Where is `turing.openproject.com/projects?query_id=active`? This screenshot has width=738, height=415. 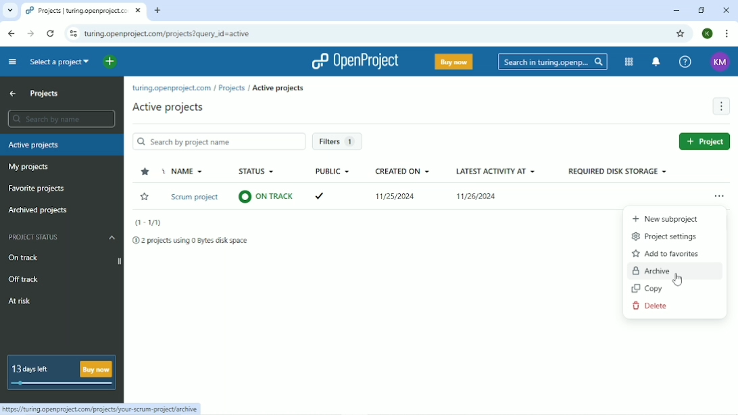
turing.openproject.com/projects?query_id=active is located at coordinates (178, 34).